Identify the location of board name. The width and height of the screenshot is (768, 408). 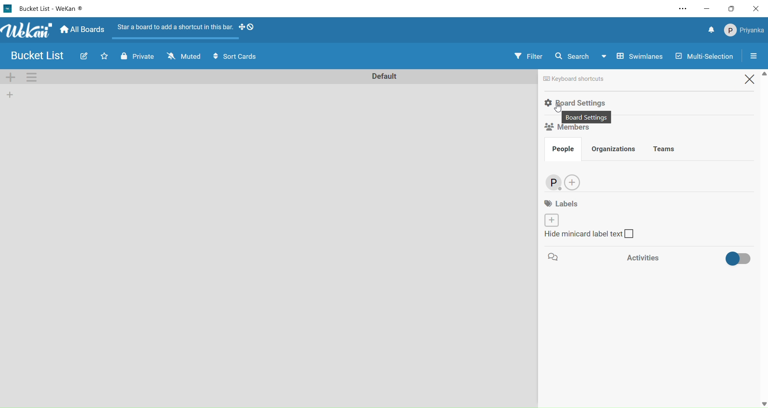
(53, 9).